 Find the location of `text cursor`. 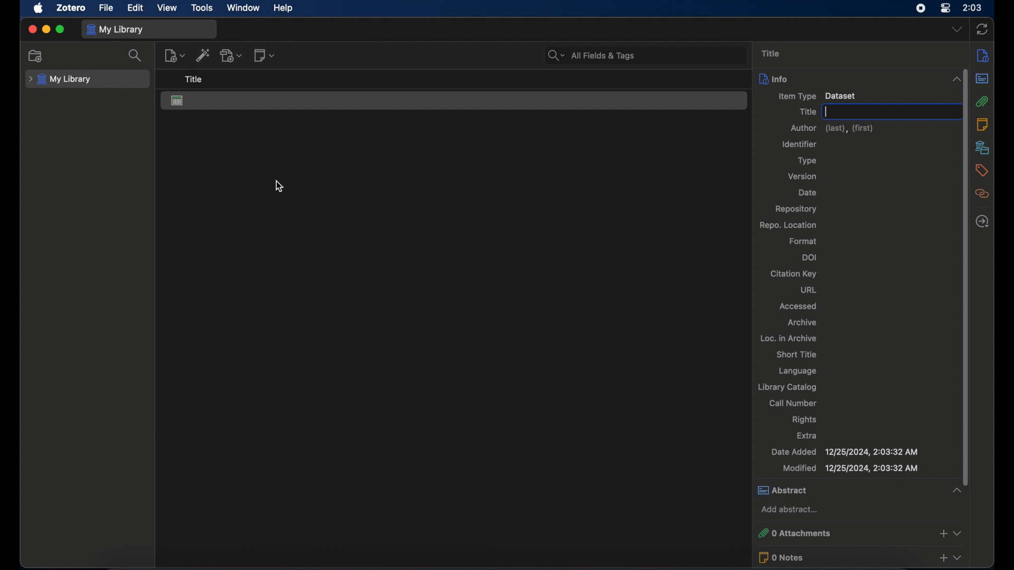

text cursor is located at coordinates (827, 112).